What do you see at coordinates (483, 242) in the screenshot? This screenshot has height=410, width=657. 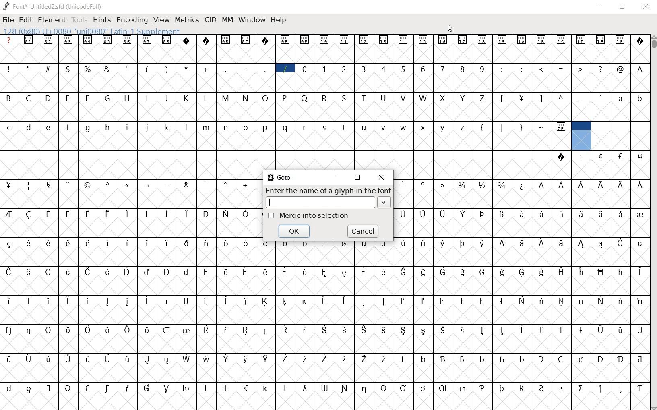 I see `Symbol` at bounding box center [483, 242].